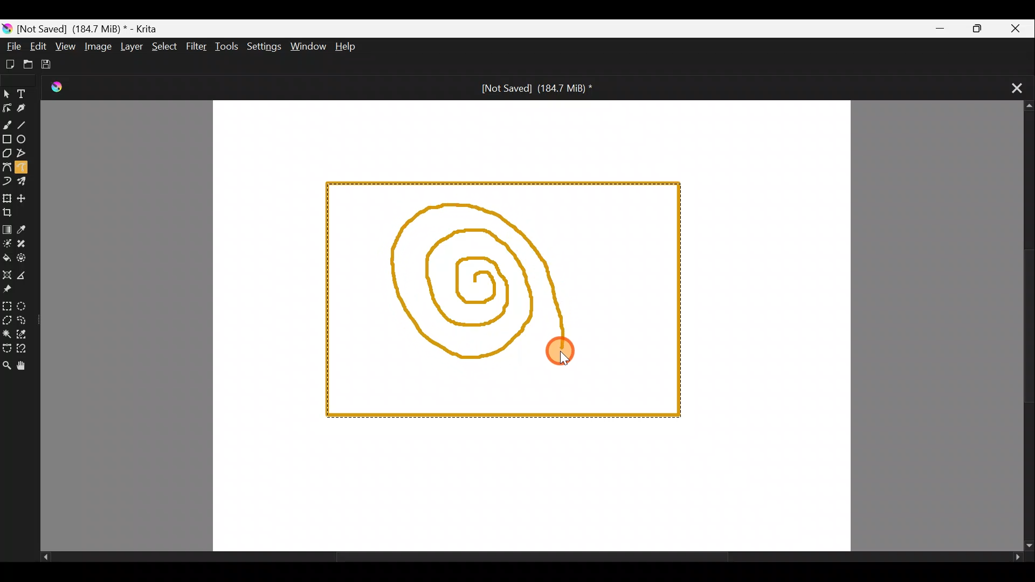 The height and width of the screenshot is (582, 1035). Describe the element at coordinates (7, 244) in the screenshot. I see `Colourise mask tool` at that location.